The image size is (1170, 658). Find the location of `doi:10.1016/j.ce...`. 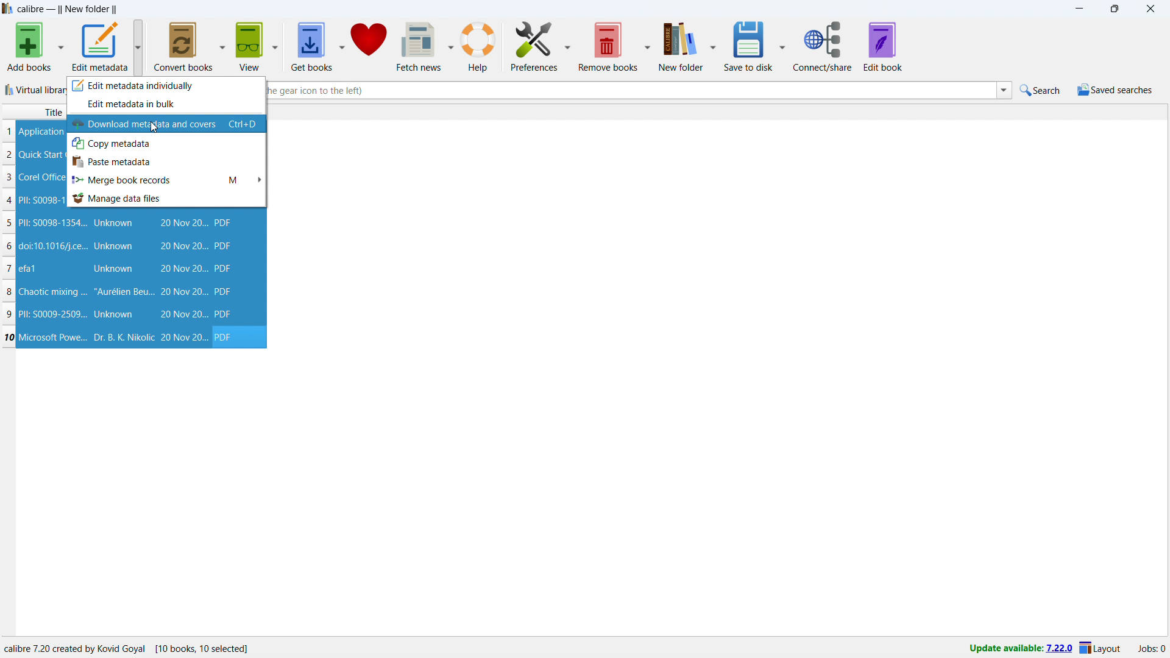

doi:10.1016/j.ce... is located at coordinates (55, 246).